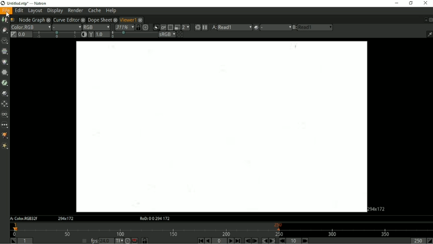 The width and height of the screenshot is (433, 244). What do you see at coordinates (197, 27) in the screenshot?
I see `Forces a new render of the current frame` at bounding box center [197, 27].